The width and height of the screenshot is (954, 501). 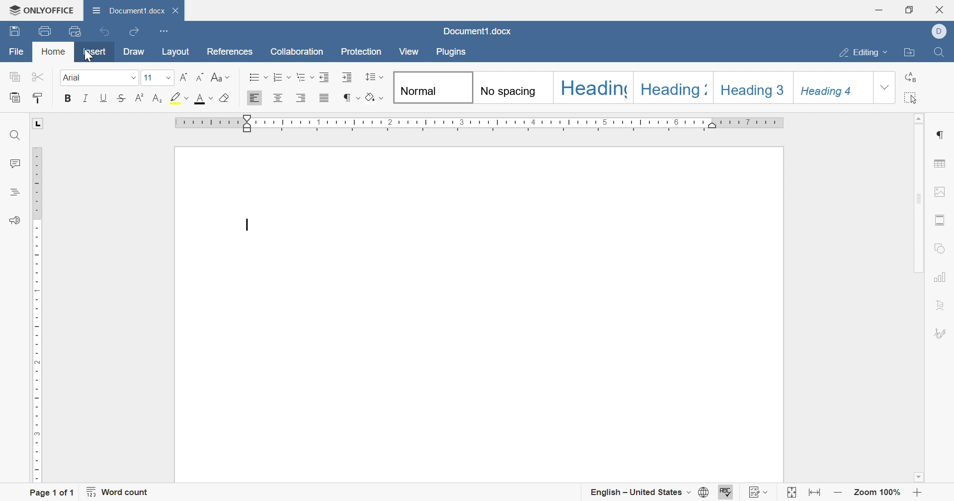 What do you see at coordinates (150, 76) in the screenshot?
I see `11` at bounding box center [150, 76].